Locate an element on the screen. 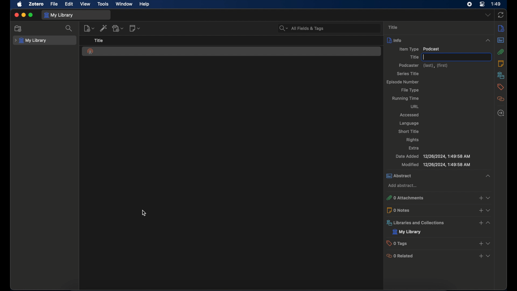 This screenshot has height=291, width=517. title is located at coordinates (394, 27).